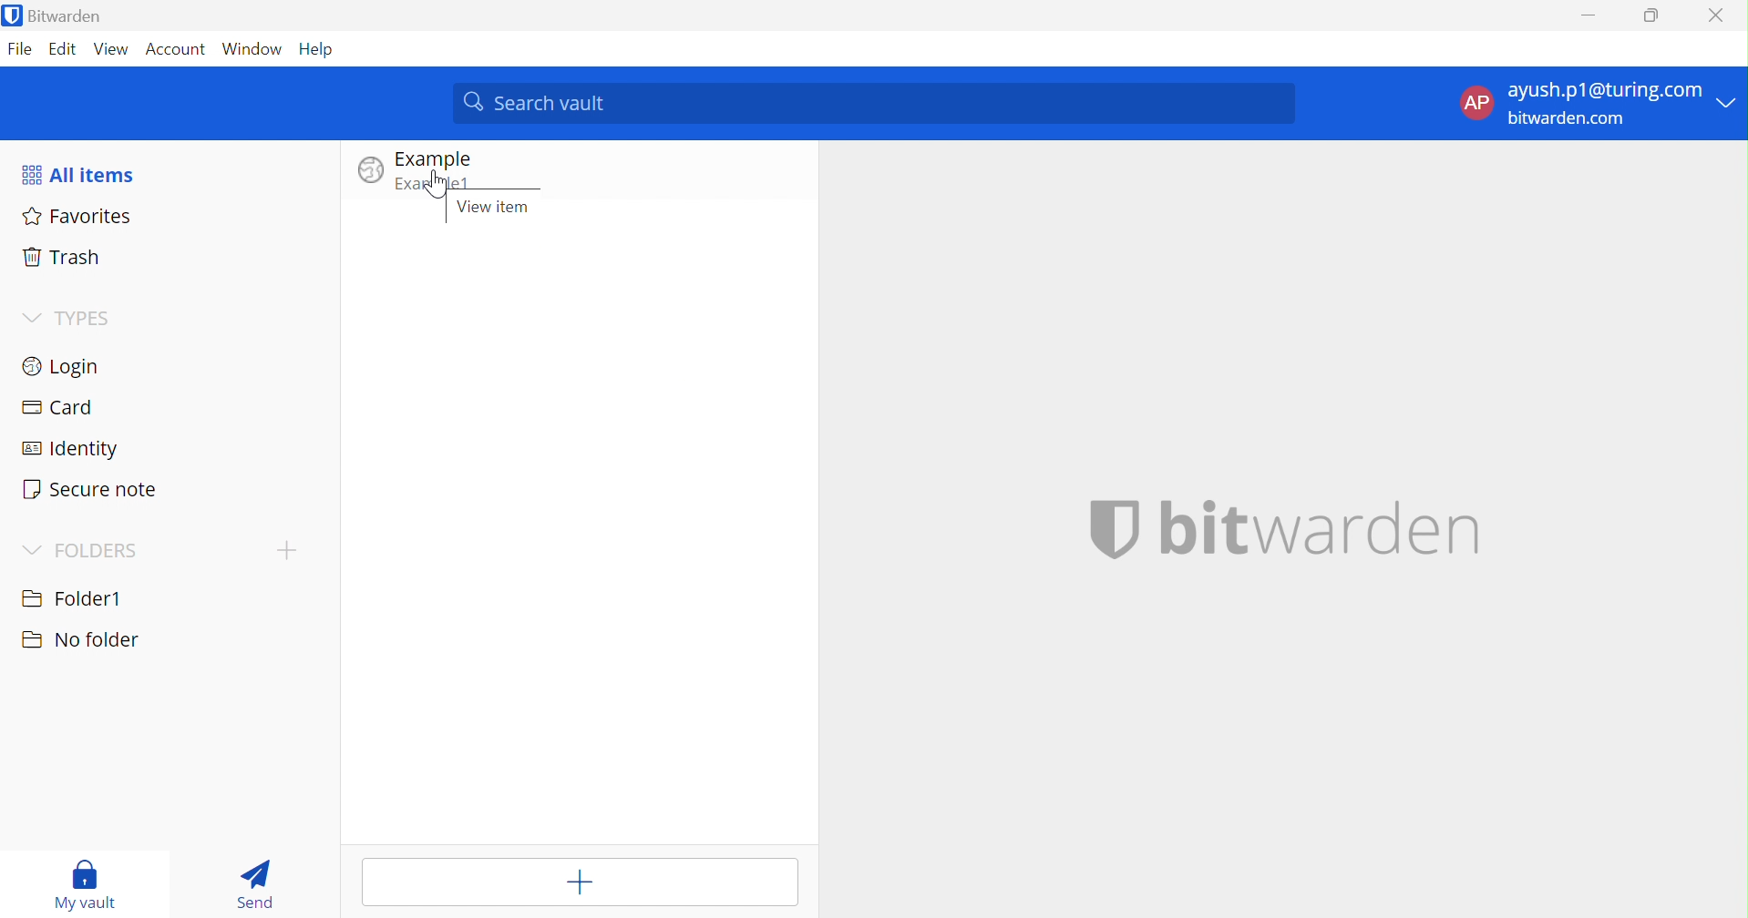  Describe the element at coordinates (57, 408) in the screenshot. I see `Card` at that location.